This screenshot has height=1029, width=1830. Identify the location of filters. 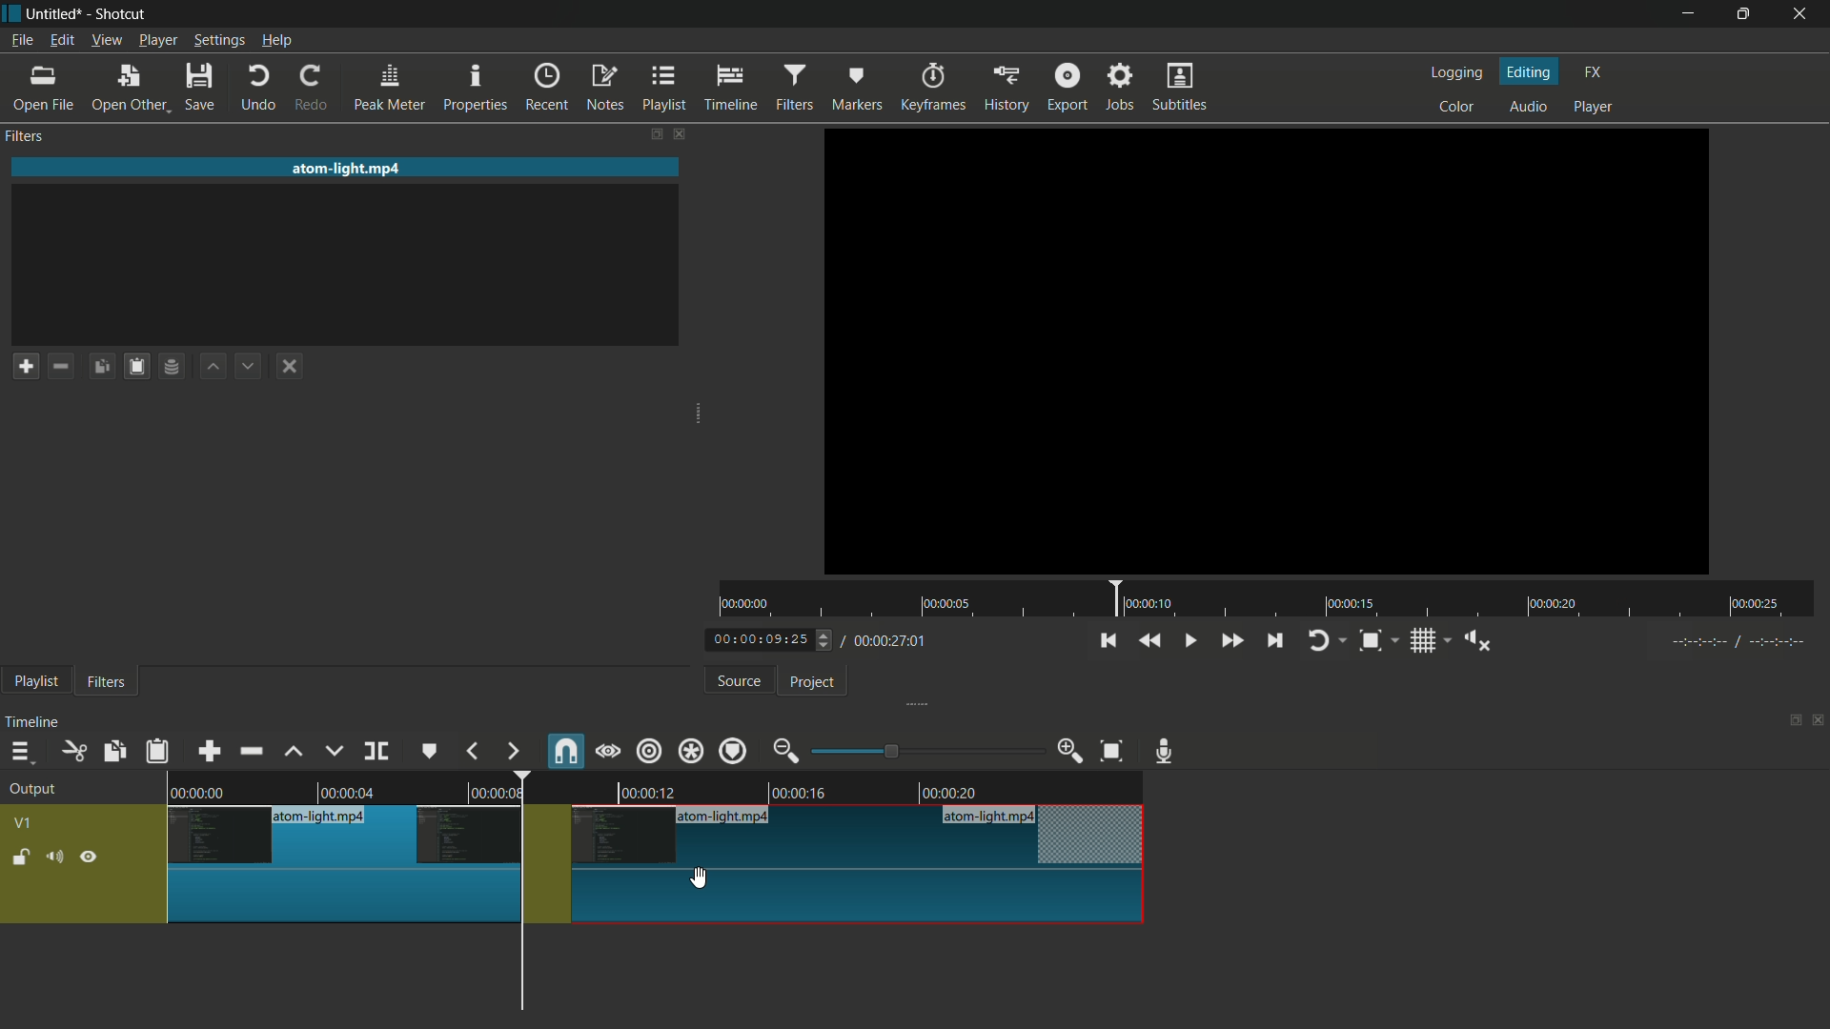
(107, 683).